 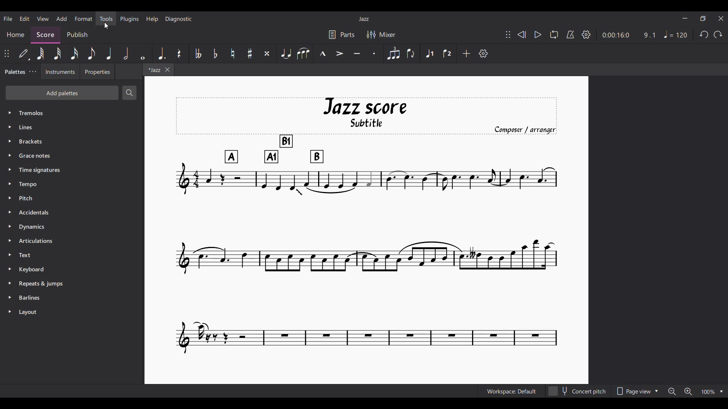 What do you see at coordinates (586, 34) in the screenshot?
I see `Settings` at bounding box center [586, 34].